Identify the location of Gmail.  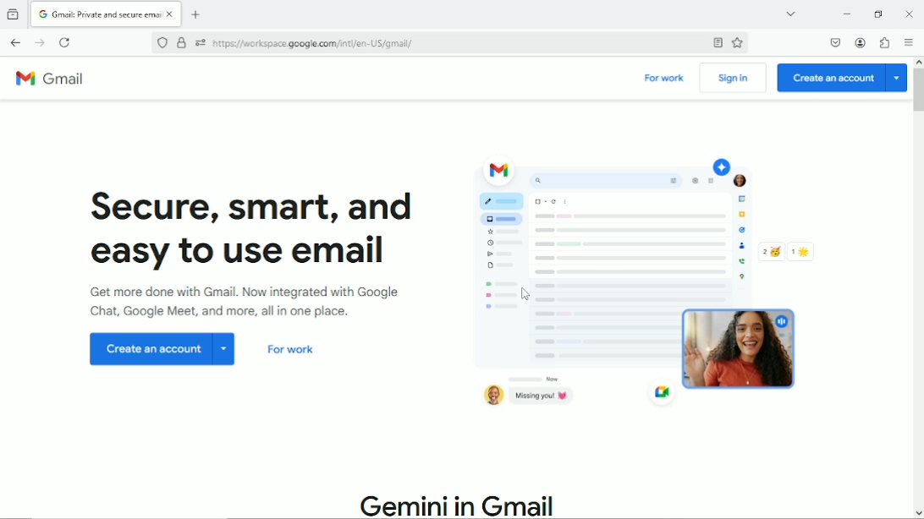
(56, 80).